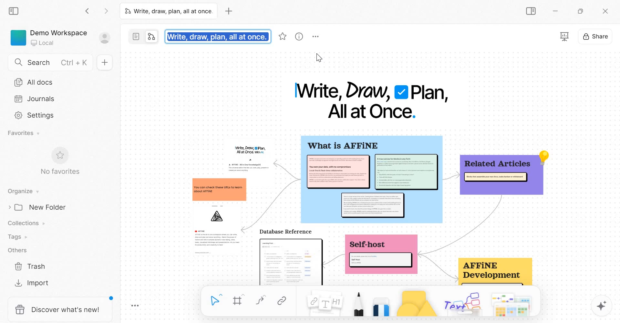 This screenshot has width=620, height=323. What do you see at coordinates (14, 12) in the screenshot?
I see `collapse sidebar` at bounding box center [14, 12].